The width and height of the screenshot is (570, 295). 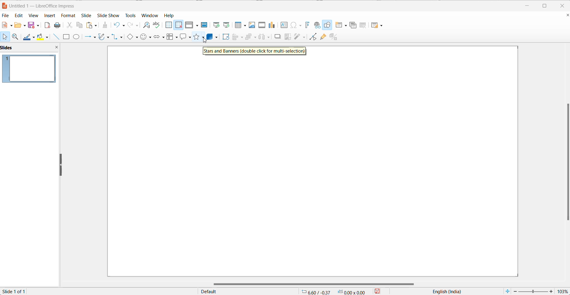 I want to click on save, so click(x=34, y=25).